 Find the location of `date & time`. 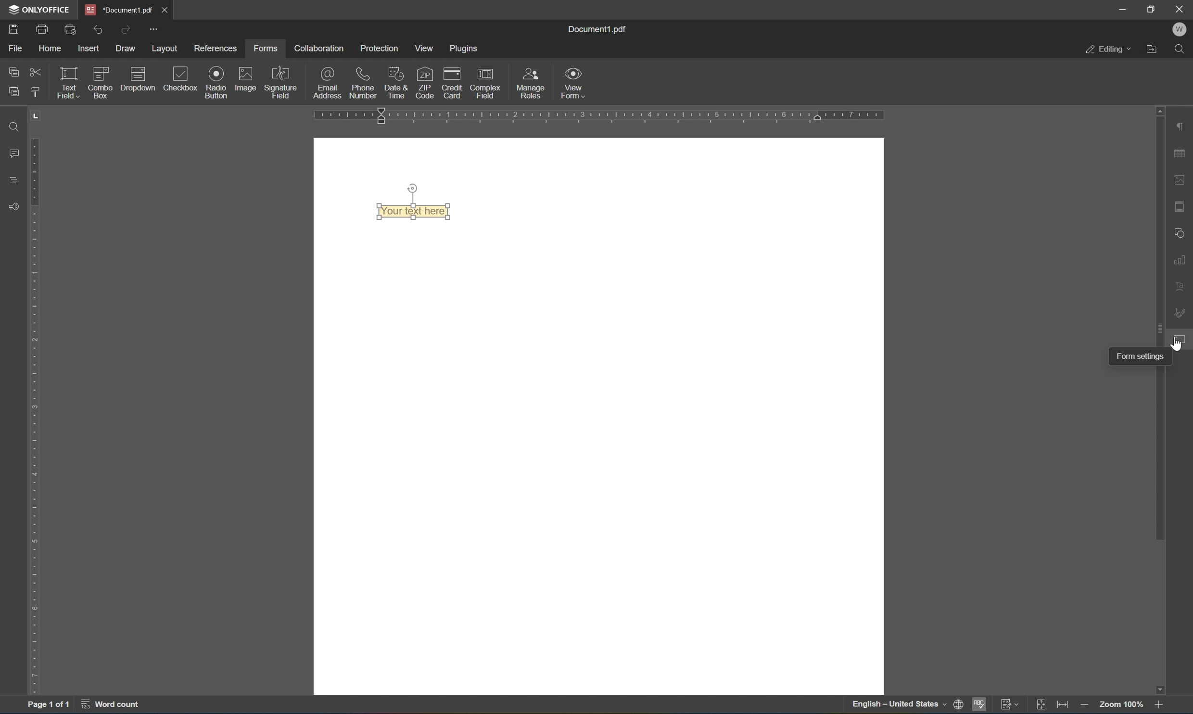

date & time is located at coordinates (396, 82).